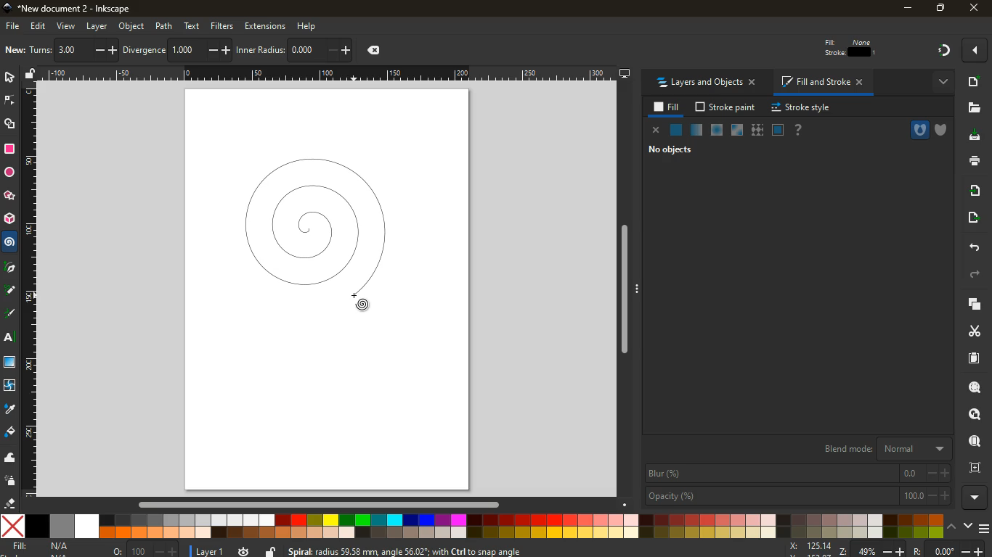 Image resolution: width=992 pixels, height=557 pixels. Describe the element at coordinates (321, 50) in the screenshot. I see `graph` at that location.